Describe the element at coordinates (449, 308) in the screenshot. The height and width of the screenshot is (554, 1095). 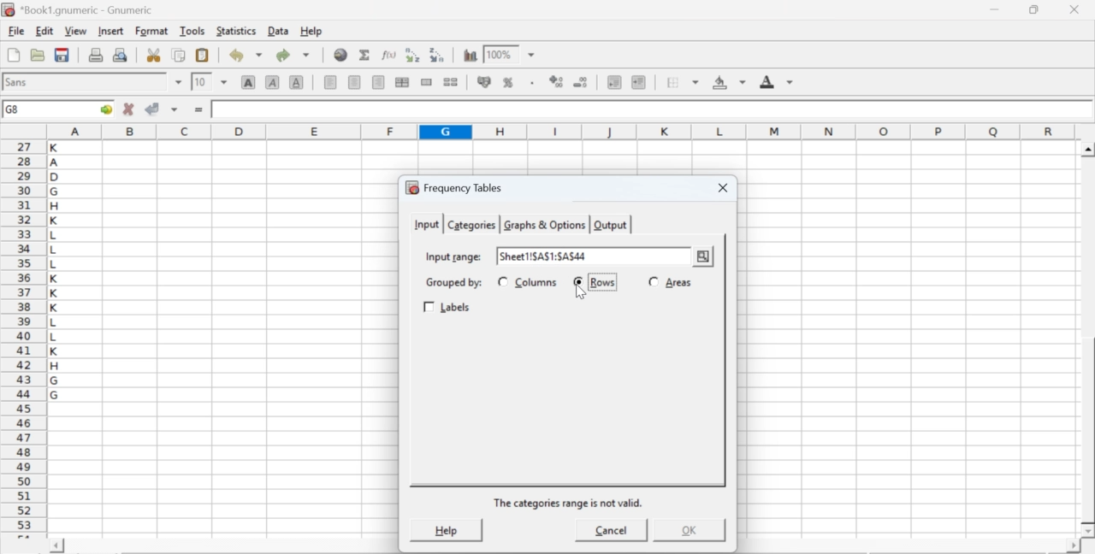
I see `labels` at that location.